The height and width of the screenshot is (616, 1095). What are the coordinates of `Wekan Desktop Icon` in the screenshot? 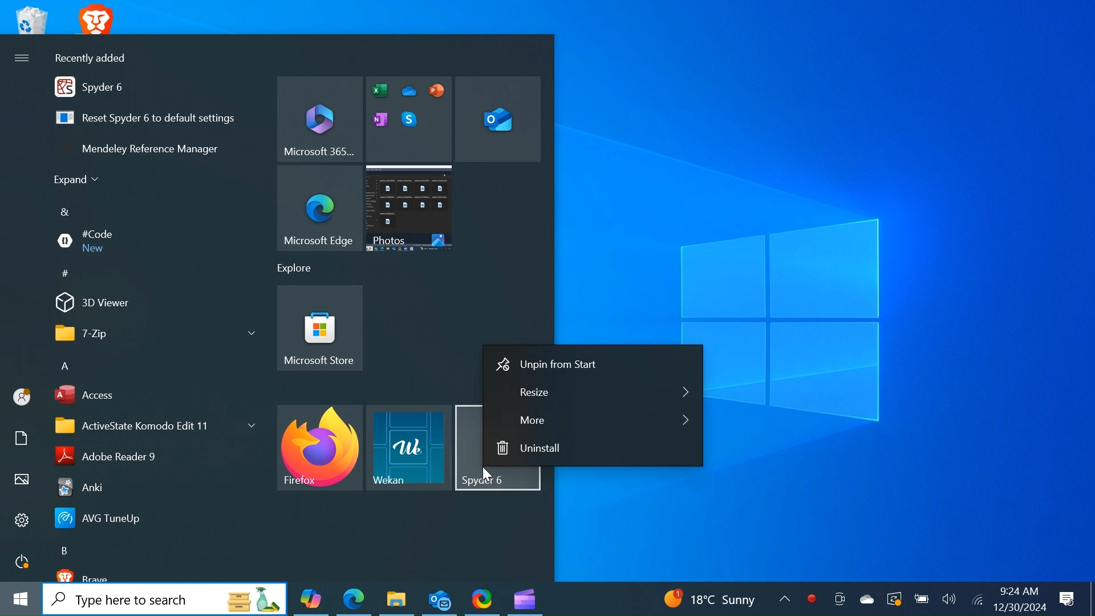 It's located at (409, 447).